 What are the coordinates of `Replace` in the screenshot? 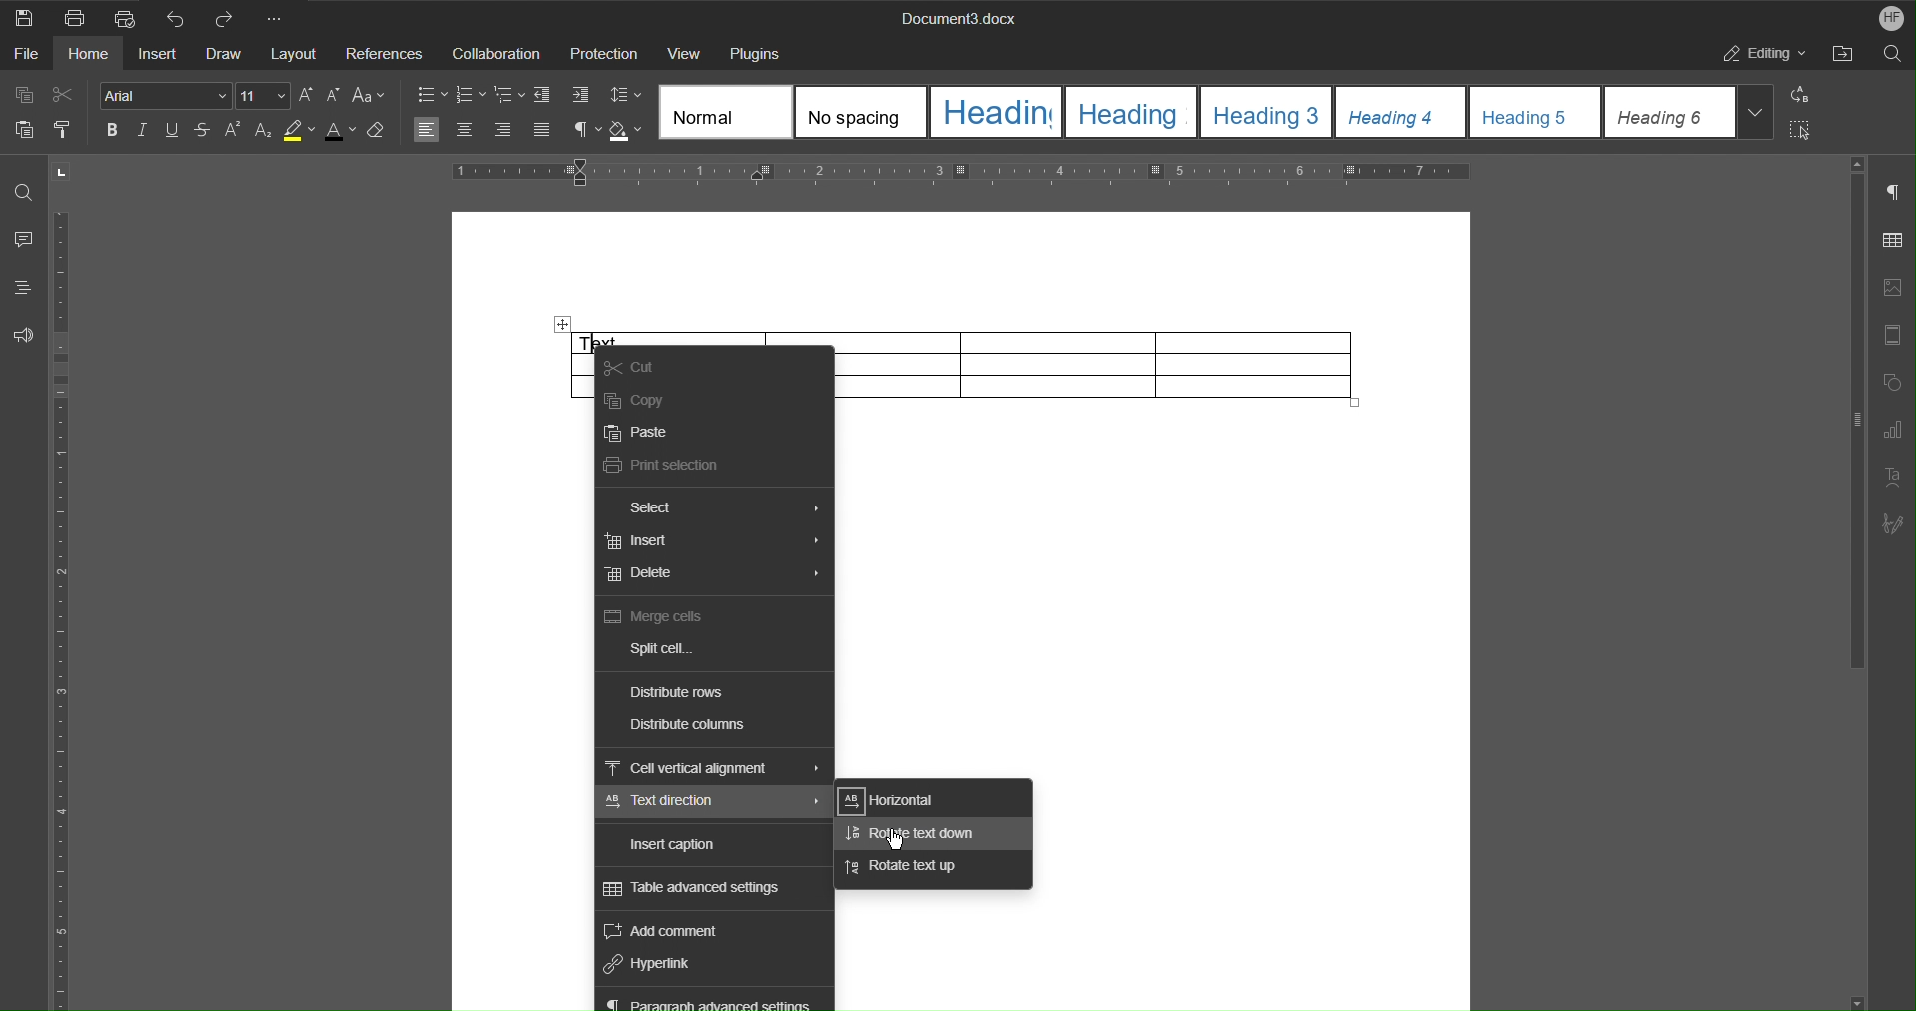 It's located at (1804, 96).